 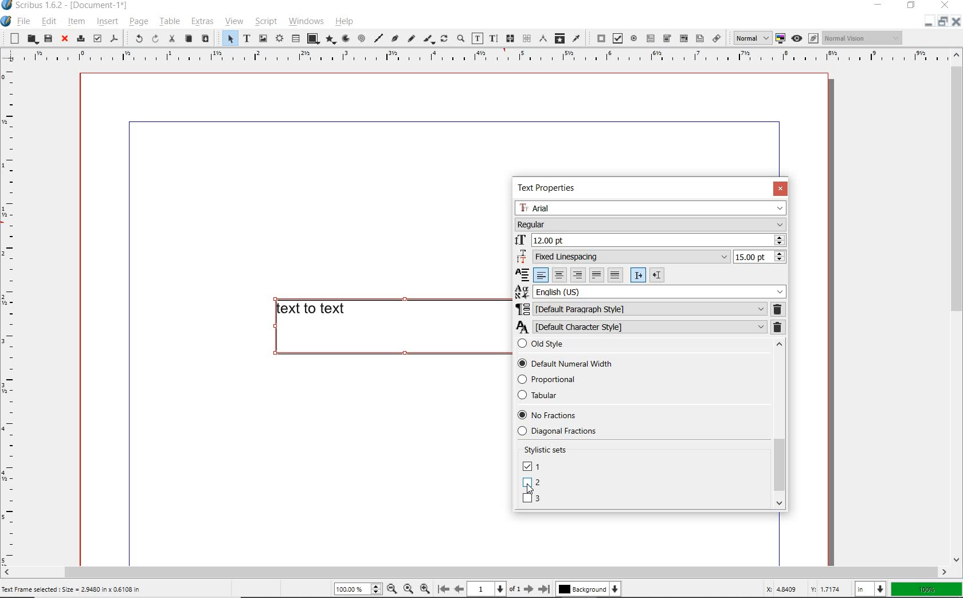 I want to click on Preview mode, so click(x=796, y=38).